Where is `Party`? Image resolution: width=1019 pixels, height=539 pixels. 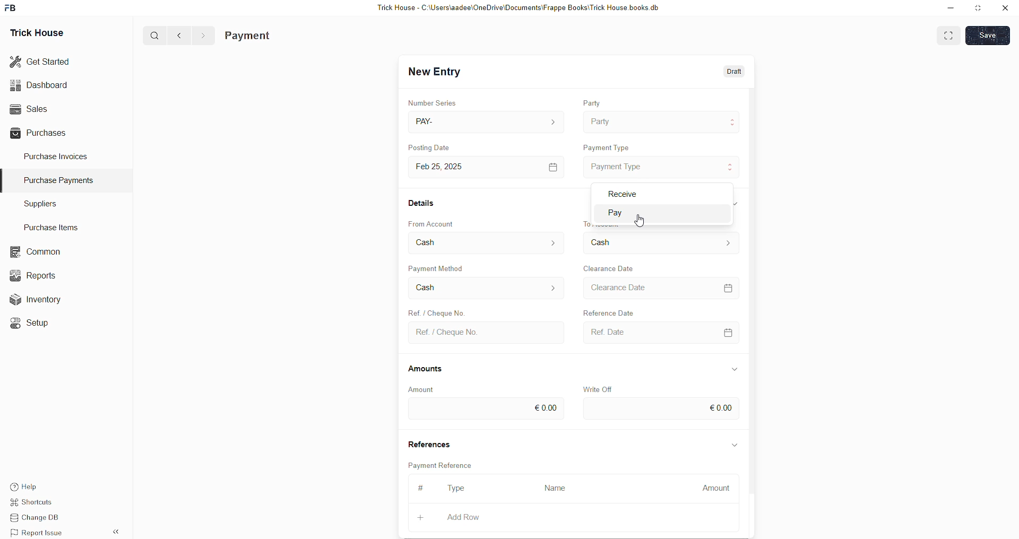 Party is located at coordinates (593, 100).